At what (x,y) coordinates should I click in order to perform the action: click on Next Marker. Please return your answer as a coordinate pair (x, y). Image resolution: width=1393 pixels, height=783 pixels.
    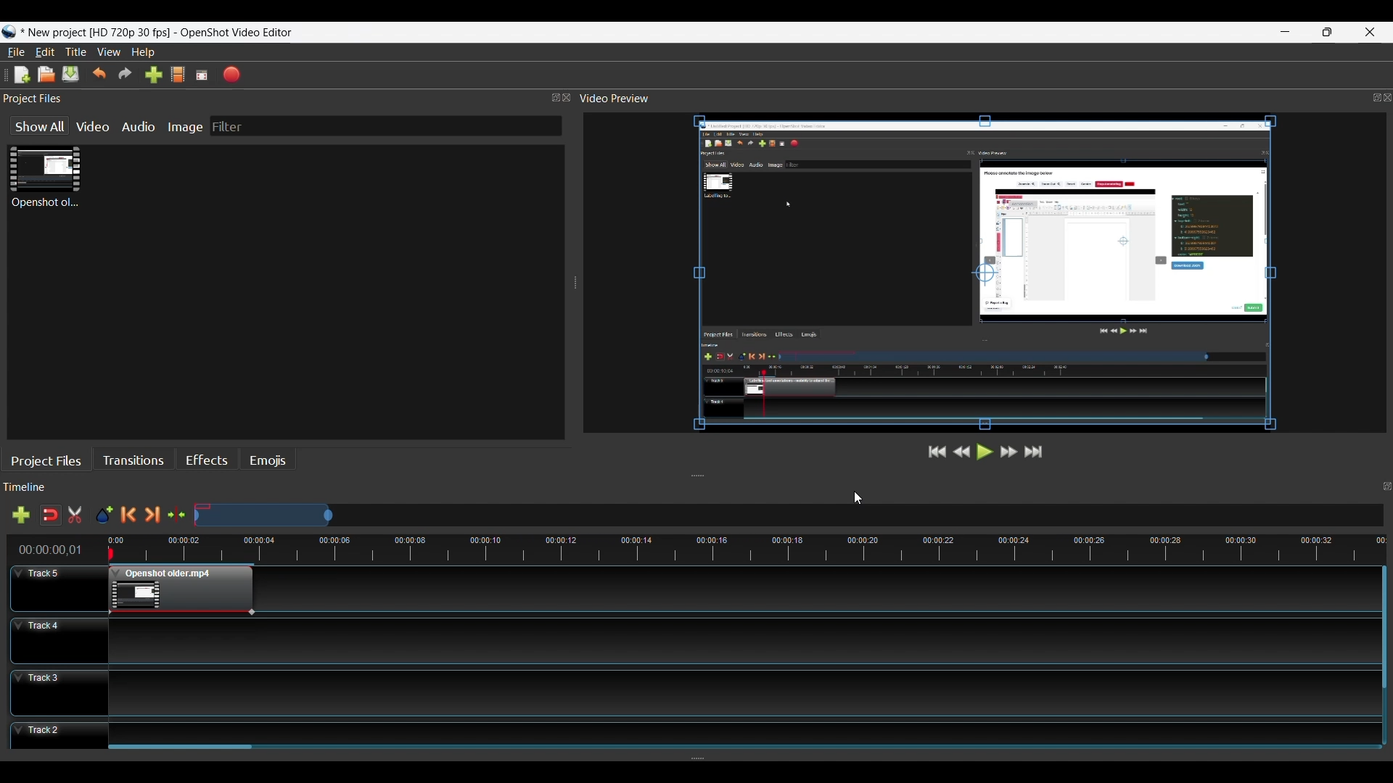
    Looking at the image, I should click on (151, 515).